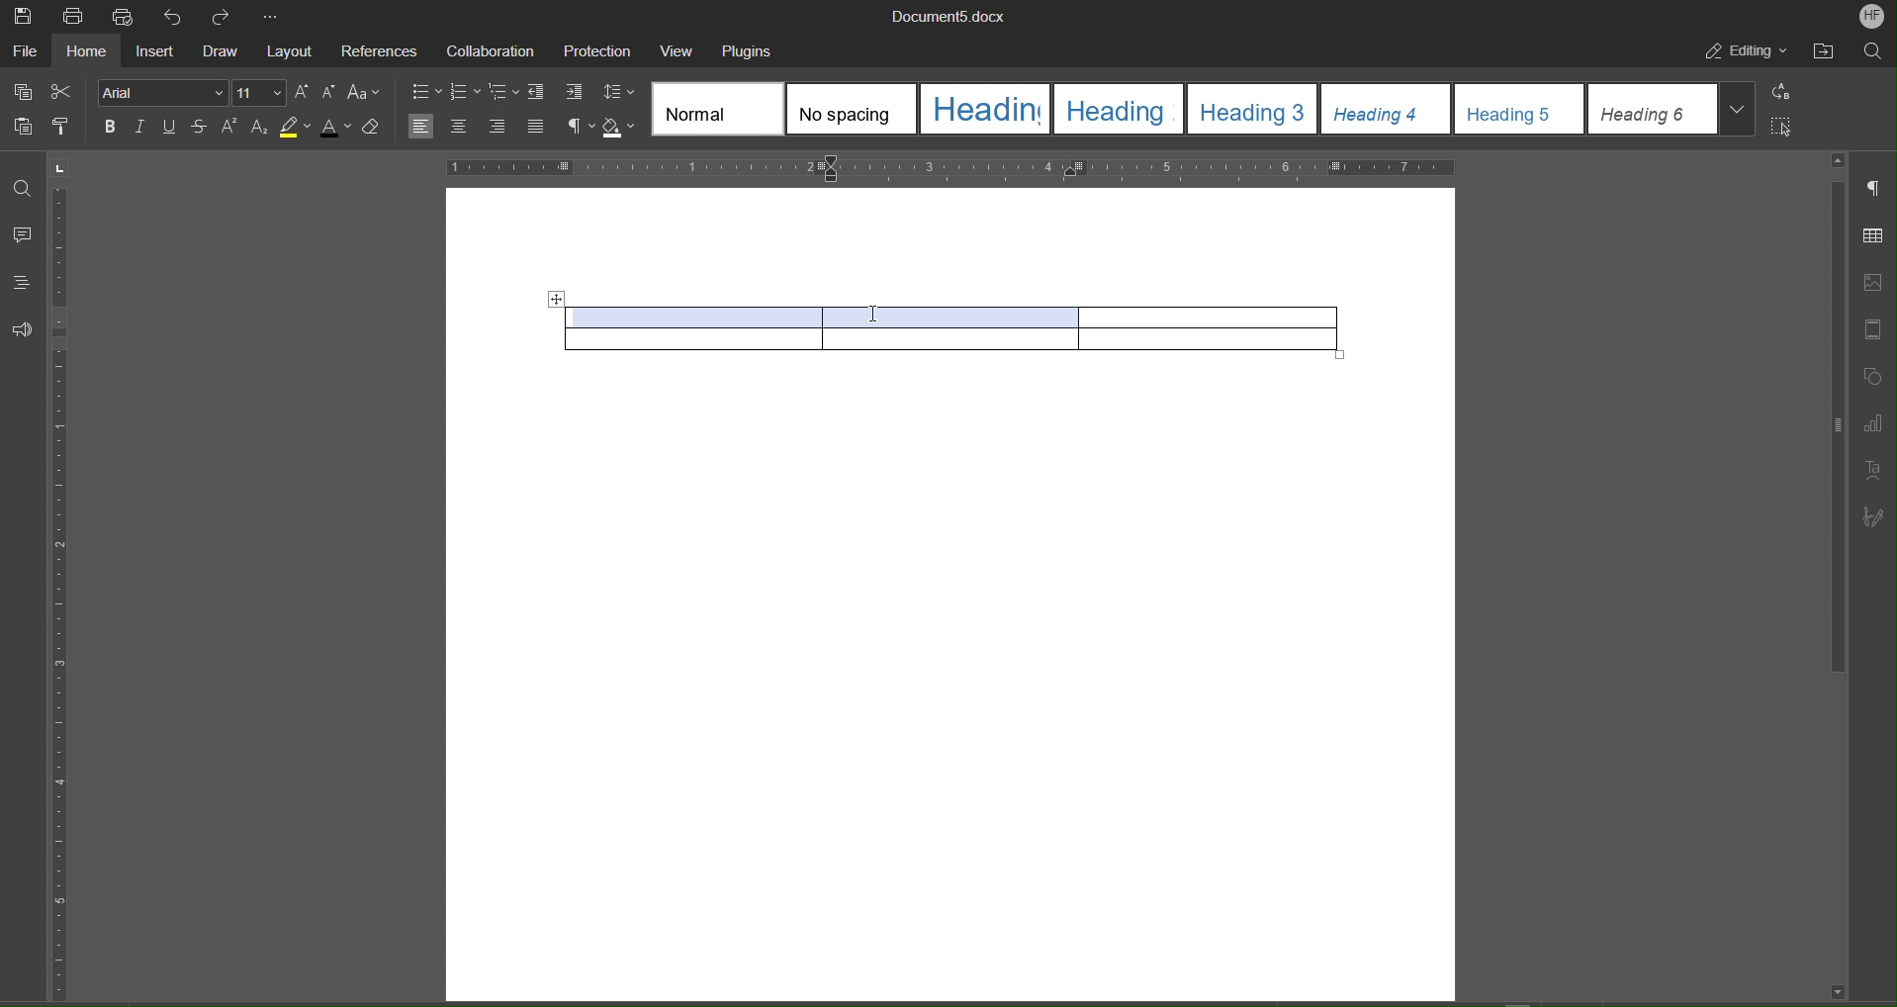  Describe the element at coordinates (1834, 428) in the screenshot. I see `scroll bar` at that location.